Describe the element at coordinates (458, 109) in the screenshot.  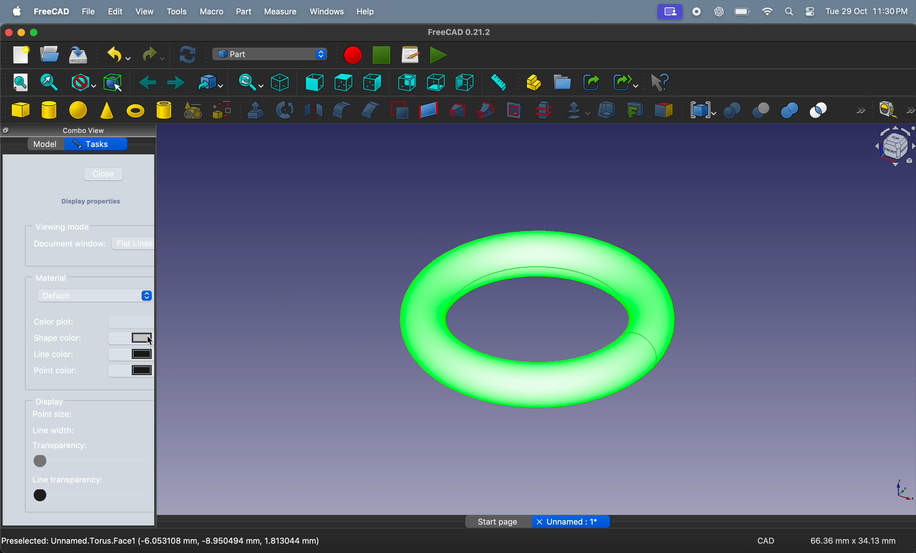
I see `loft` at that location.